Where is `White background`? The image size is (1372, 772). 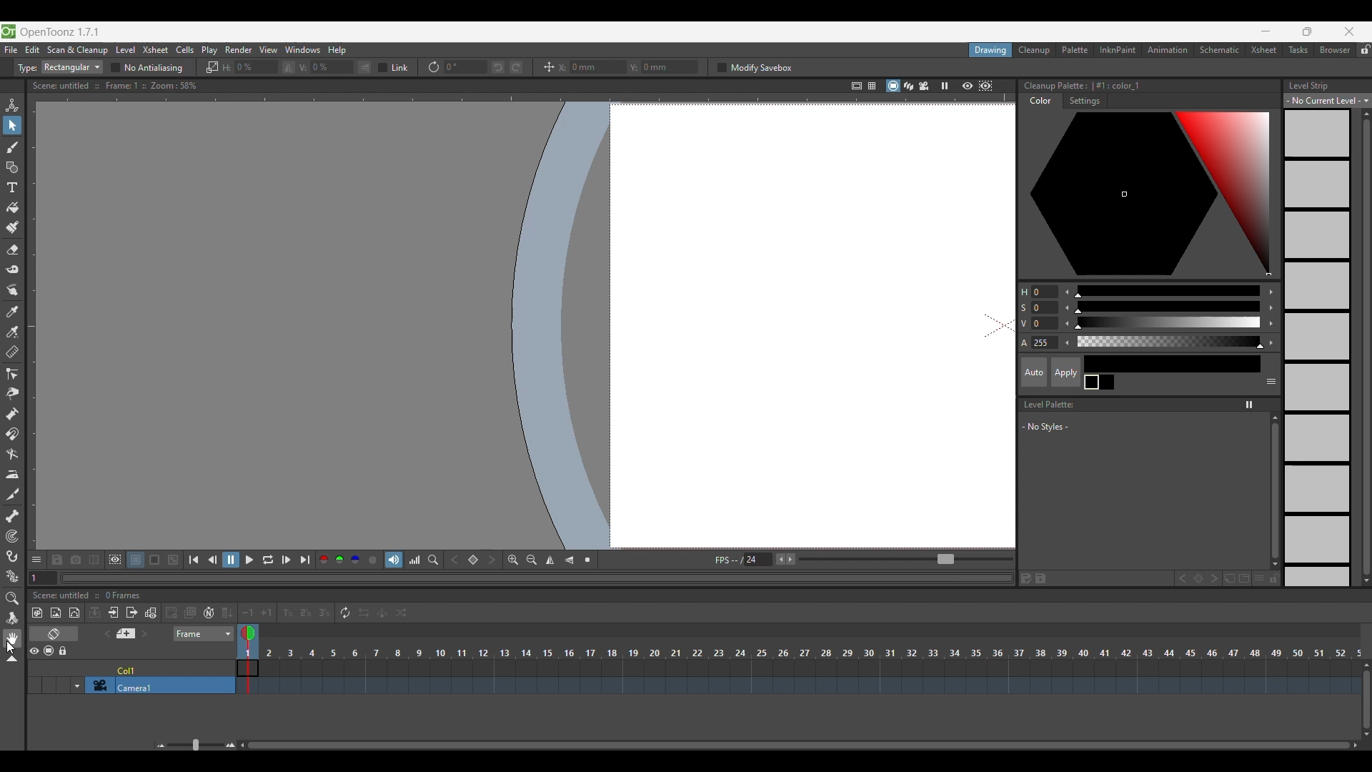 White background is located at coordinates (136, 560).